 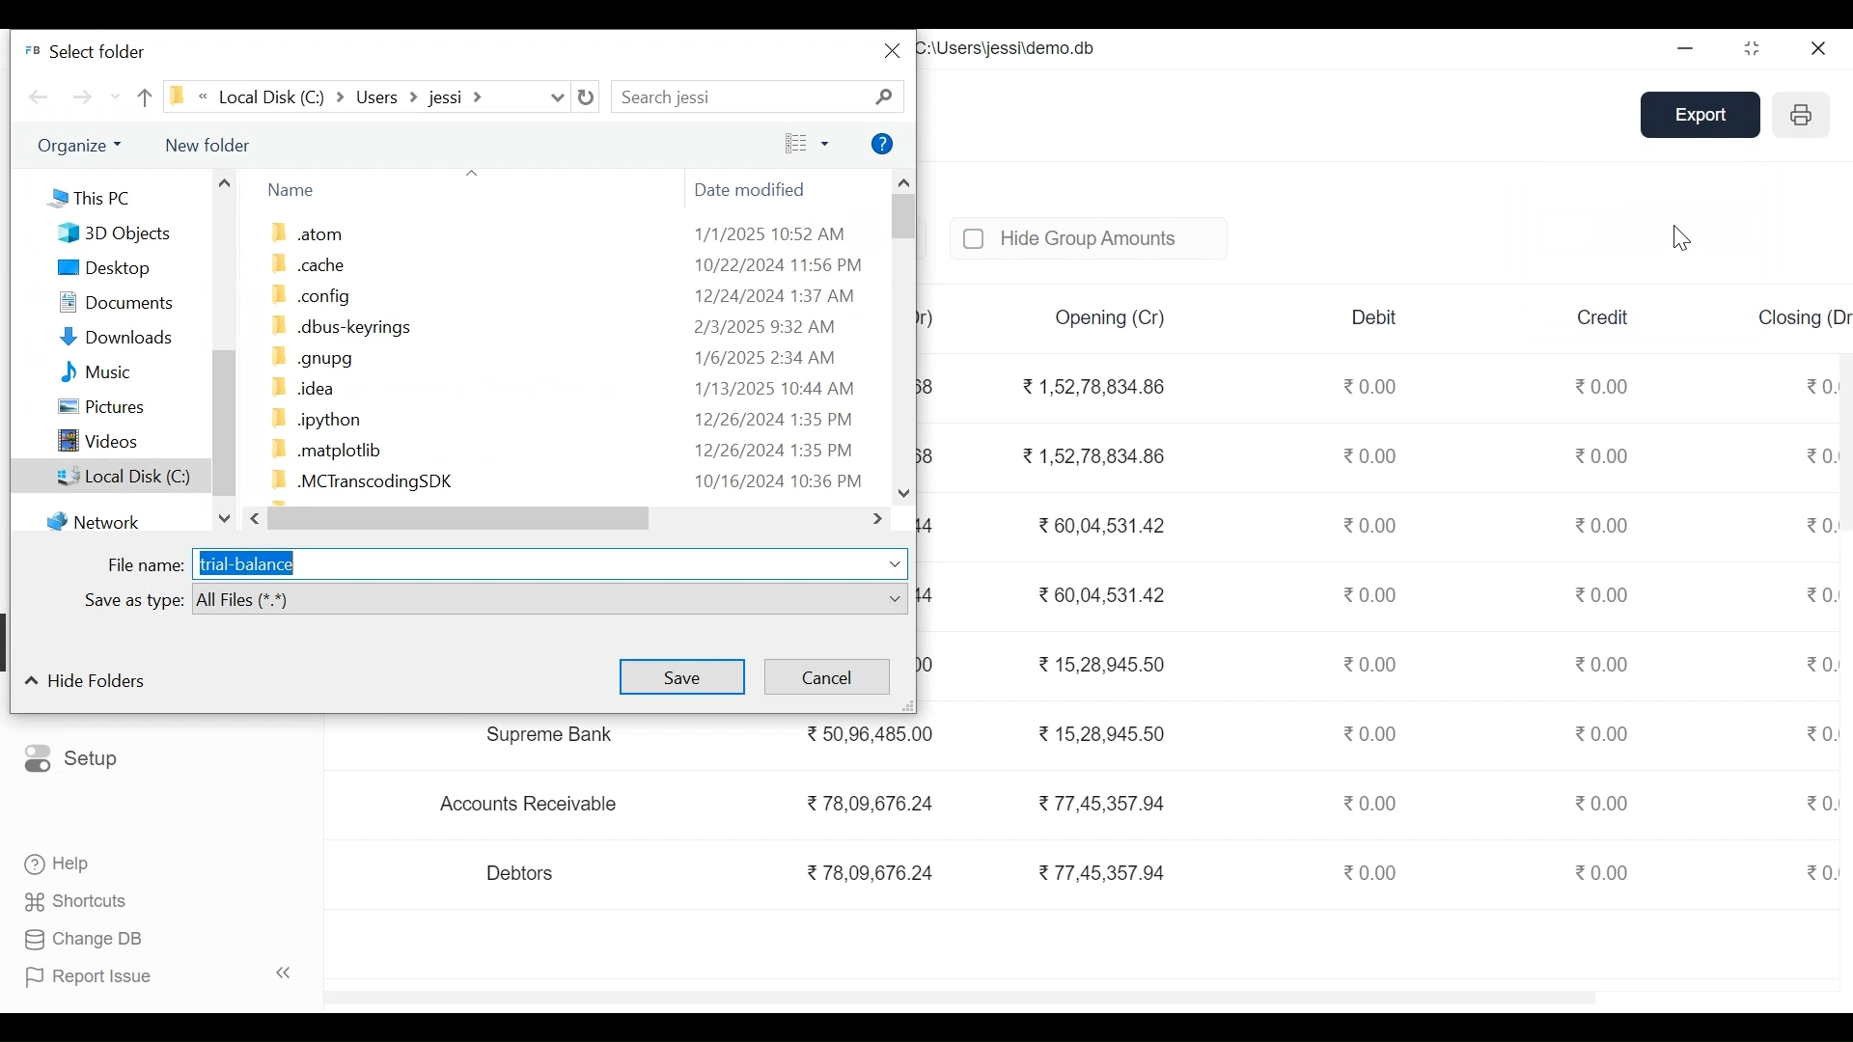 I want to click on 50,96,485.00, so click(x=869, y=732).